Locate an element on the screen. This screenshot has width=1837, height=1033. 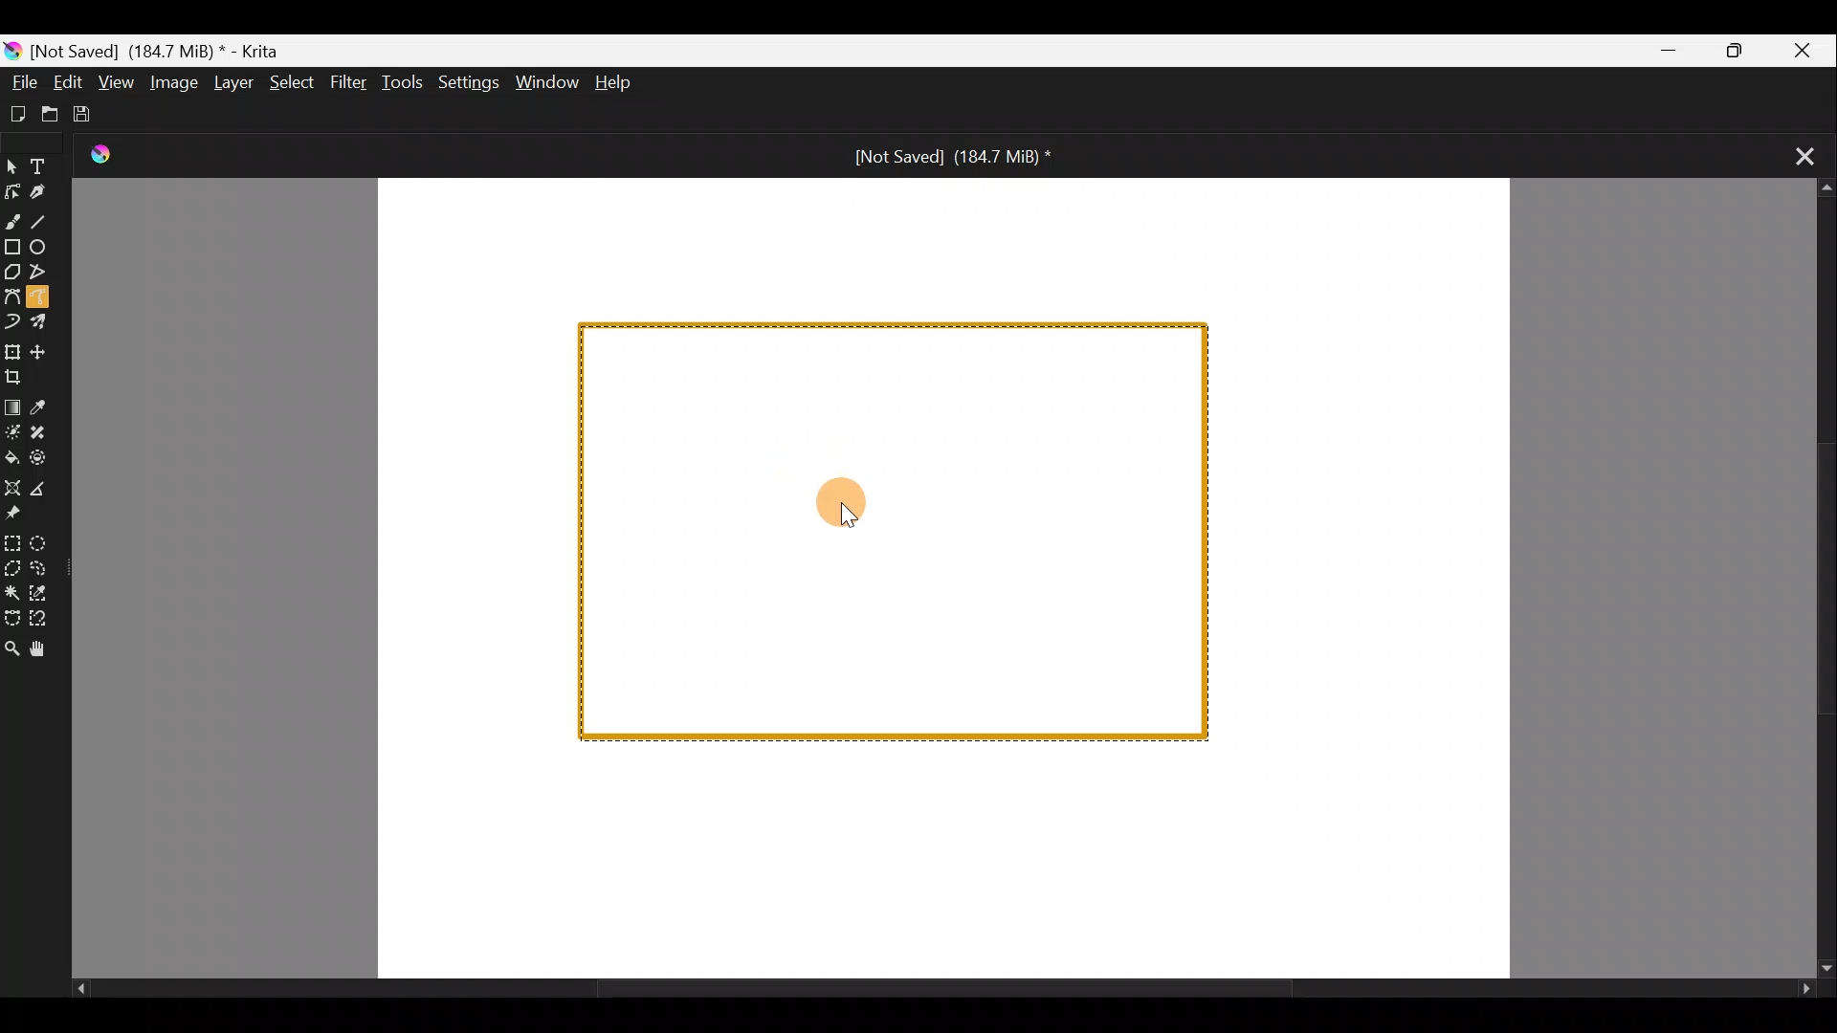
Sample a colour is located at coordinates (41, 407).